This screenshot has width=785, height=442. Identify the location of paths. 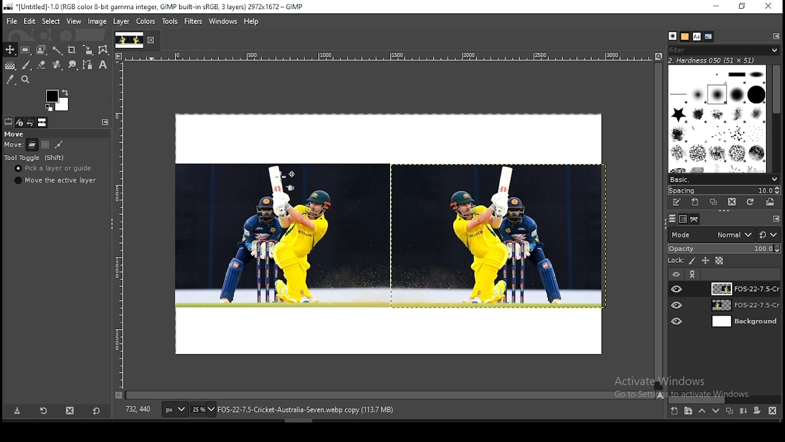
(695, 219).